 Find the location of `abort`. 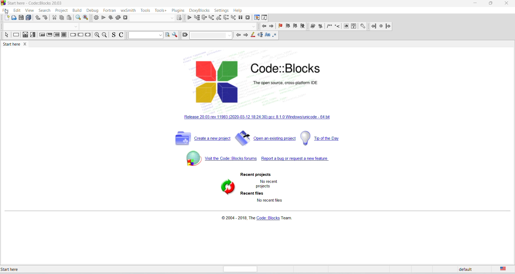

abort is located at coordinates (127, 18).